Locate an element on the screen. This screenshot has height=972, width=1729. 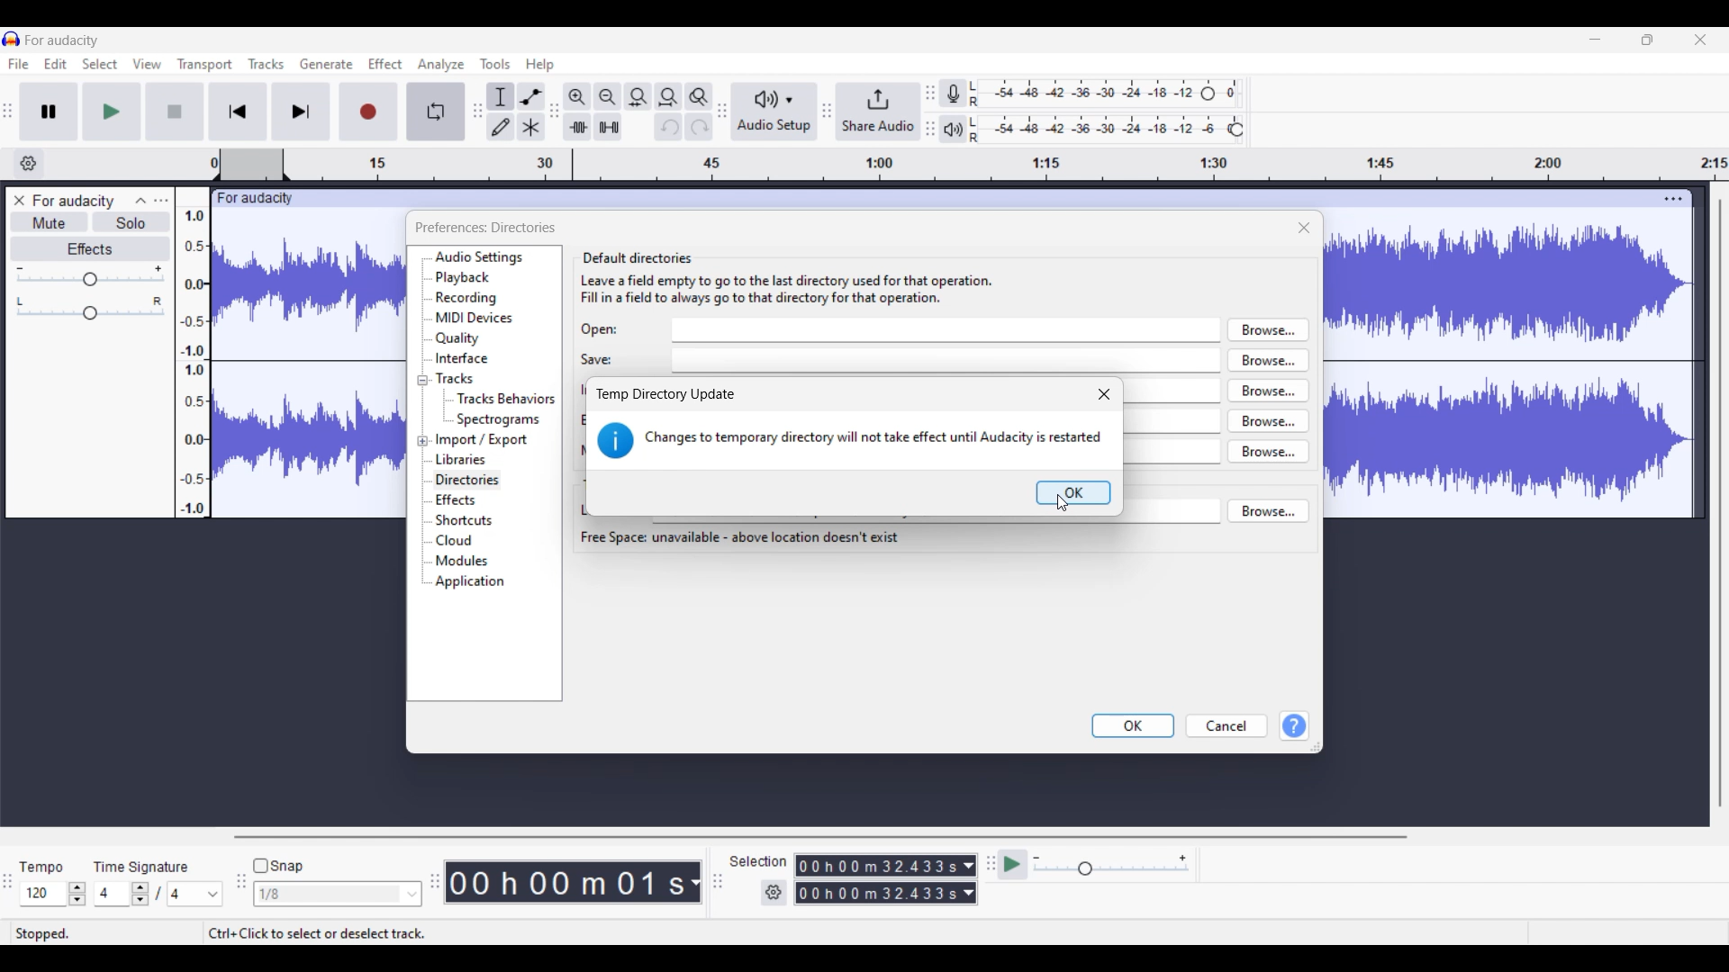
OK is located at coordinates (1073, 492).